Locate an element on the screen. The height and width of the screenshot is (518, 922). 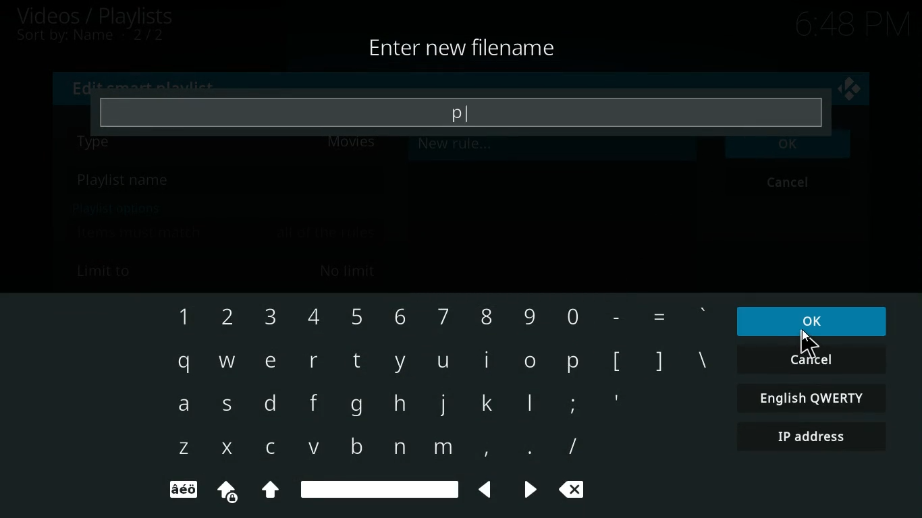
i is located at coordinates (488, 360).